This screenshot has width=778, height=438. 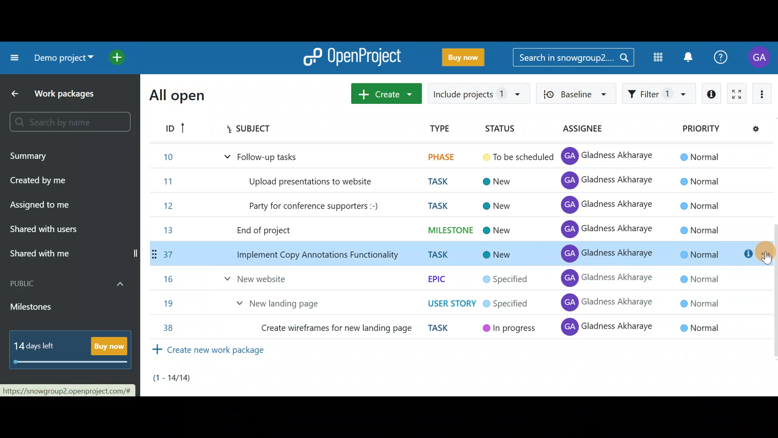 I want to click on Implement Copy Annotations Functionality, so click(x=318, y=254).